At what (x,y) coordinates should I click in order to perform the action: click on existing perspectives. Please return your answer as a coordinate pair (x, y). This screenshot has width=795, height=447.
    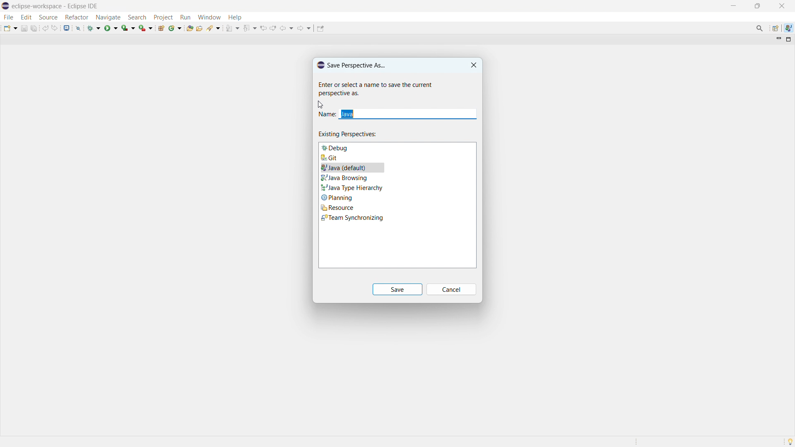
    Looking at the image, I should click on (348, 134).